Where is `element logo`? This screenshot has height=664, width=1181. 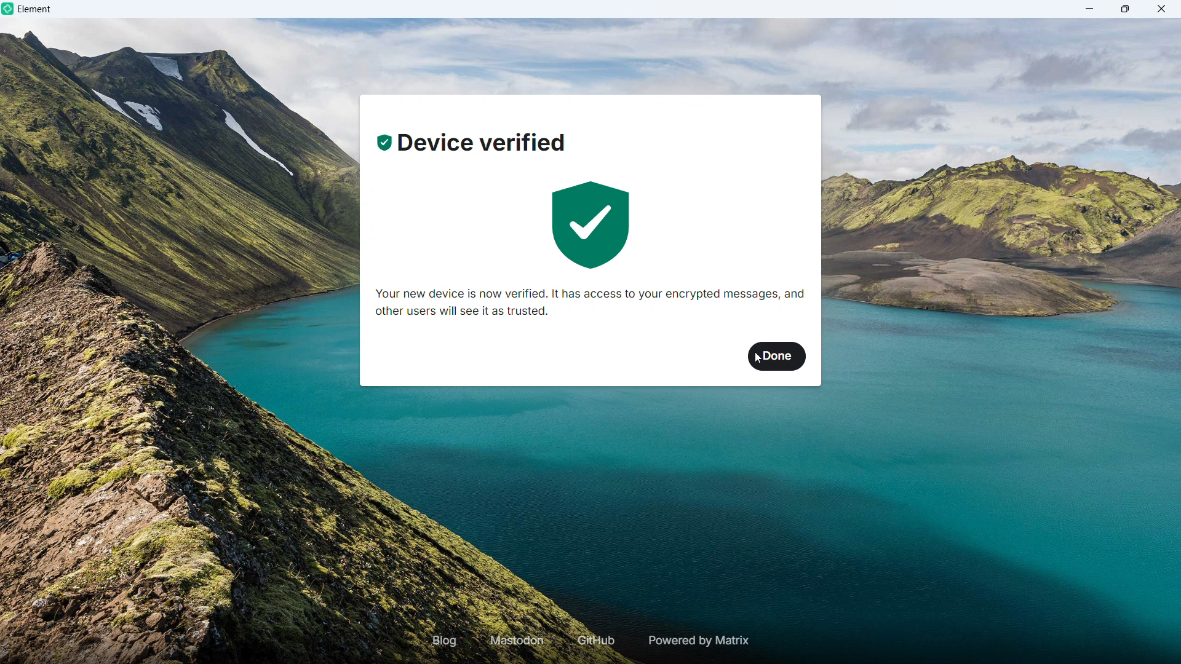
element logo is located at coordinates (9, 9).